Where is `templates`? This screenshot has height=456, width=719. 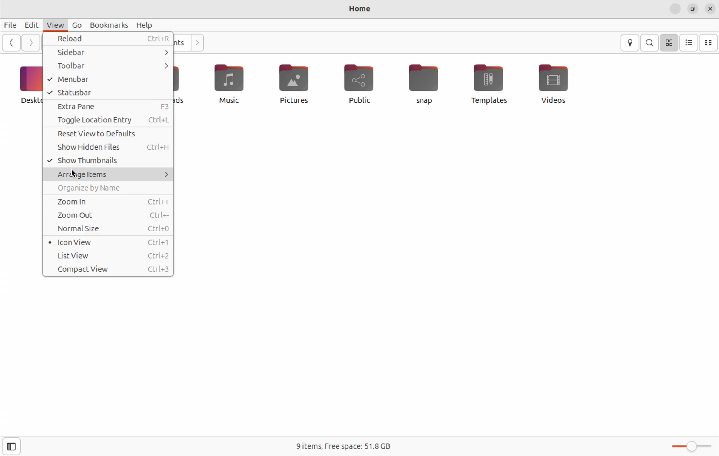 templates is located at coordinates (487, 84).